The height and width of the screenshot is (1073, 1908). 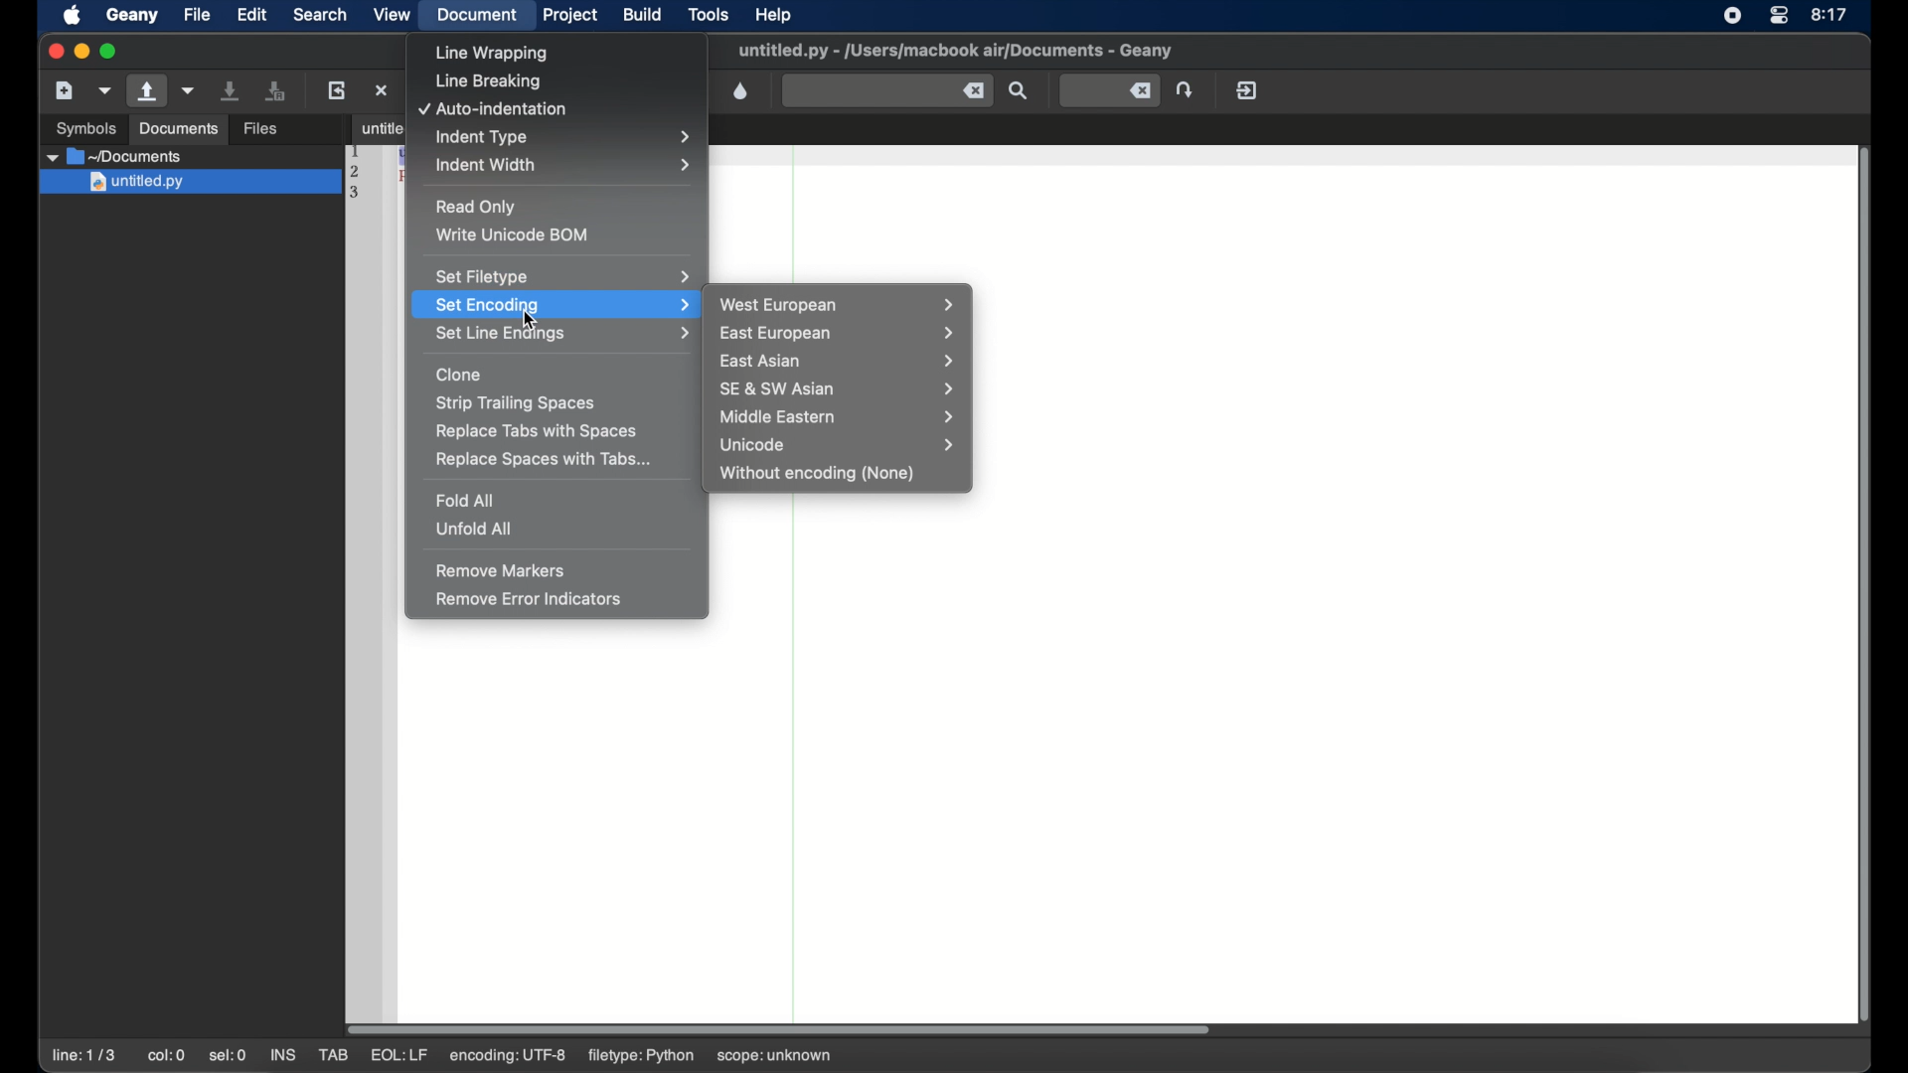 I want to click on line: 1/3, so click(x=83, y=1055).